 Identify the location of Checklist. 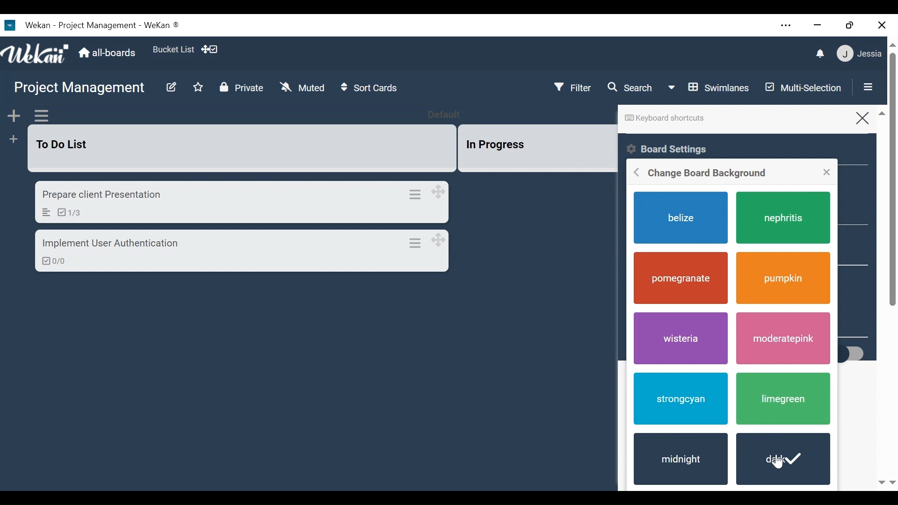
(65, 212).